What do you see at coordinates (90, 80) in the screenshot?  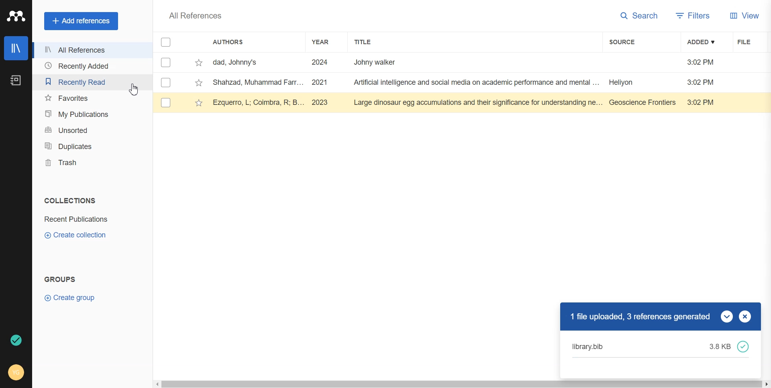 I see `Recently Read` at bounding box center [90, 80].